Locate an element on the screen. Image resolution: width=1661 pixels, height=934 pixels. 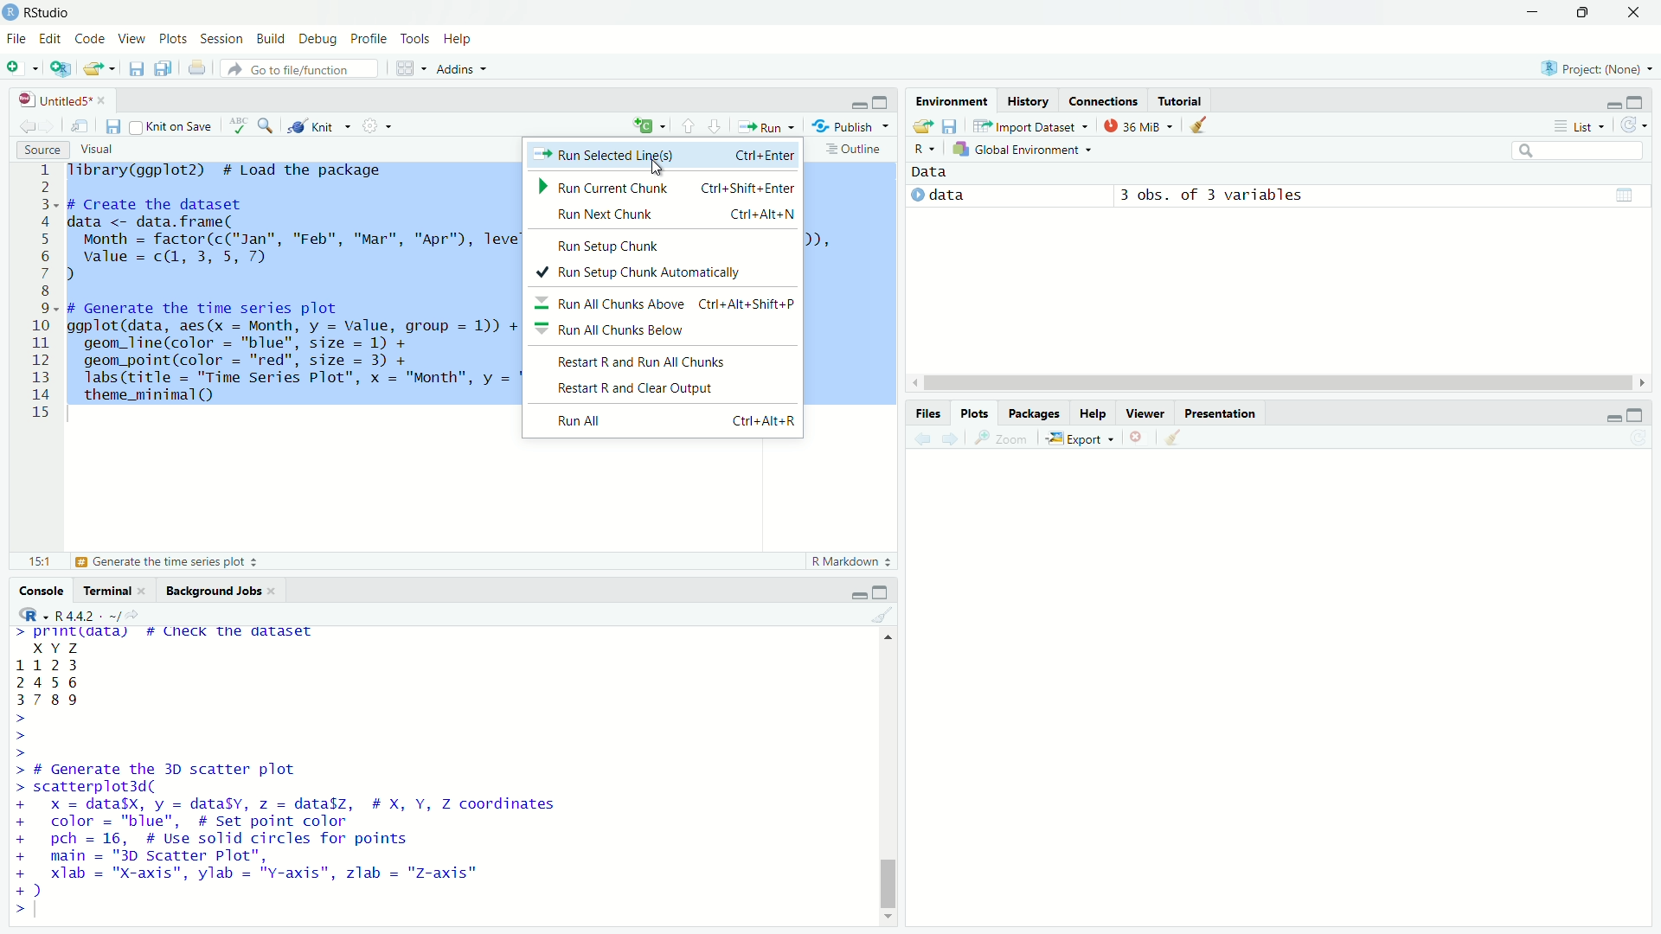
global environment is located at coordinates (1026, 150).